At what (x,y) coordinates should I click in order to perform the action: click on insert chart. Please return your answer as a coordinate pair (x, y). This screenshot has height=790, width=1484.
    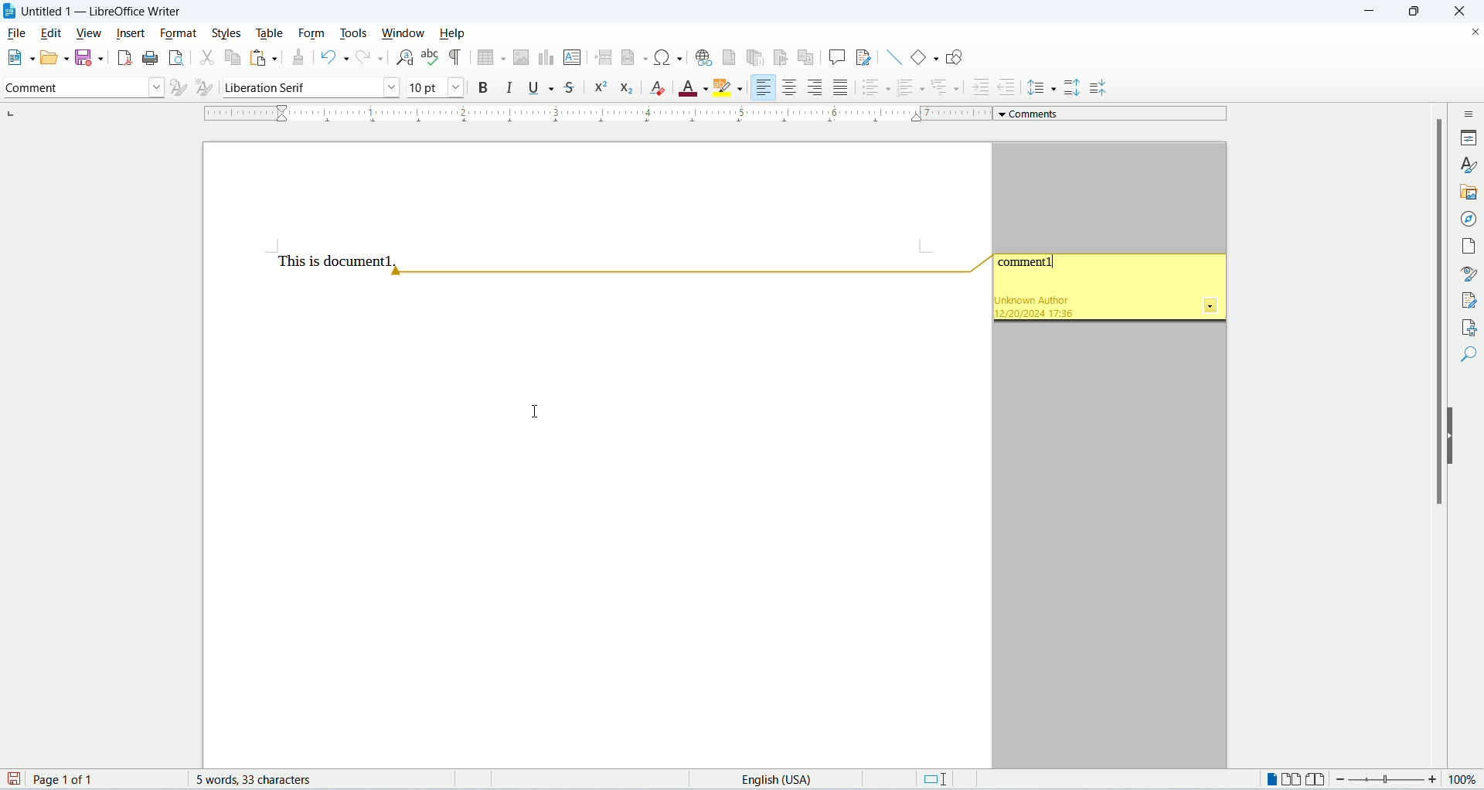
    Looking at the image, I should click on (546, 57).